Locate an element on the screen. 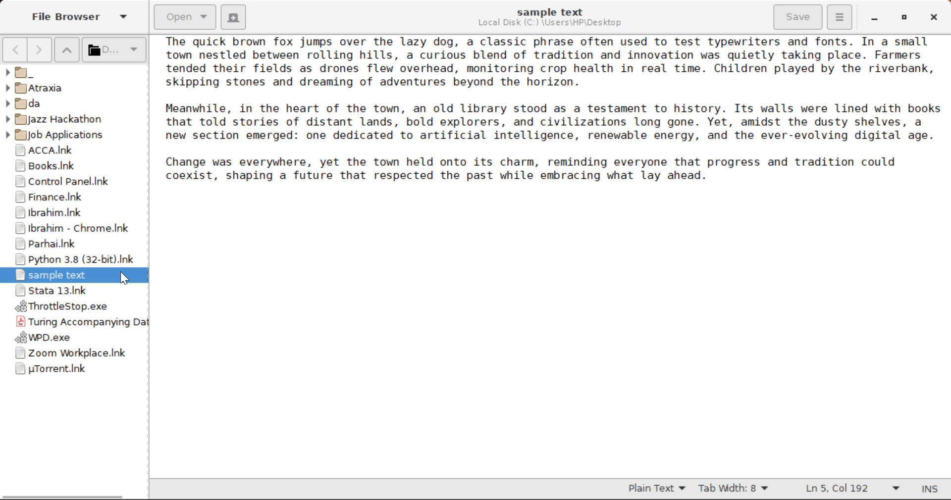  Finance Folder Shortcut Link is located at coordinates (72, 198).